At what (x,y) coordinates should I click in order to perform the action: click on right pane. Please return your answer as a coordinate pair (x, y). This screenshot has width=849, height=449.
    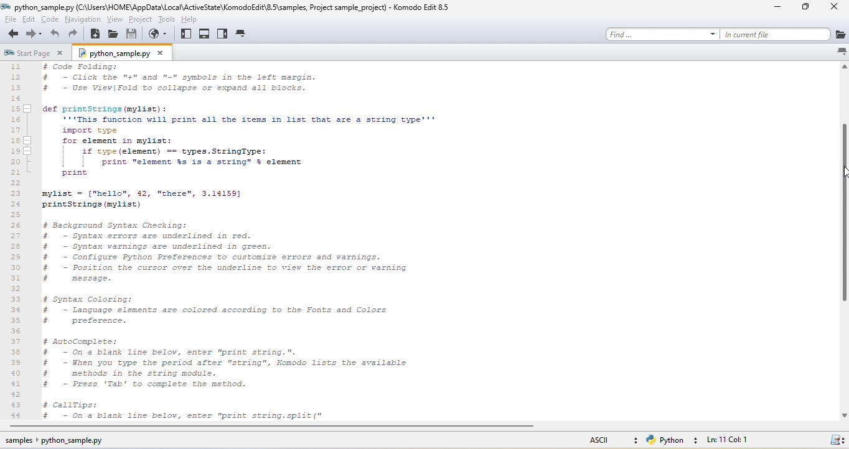
    Looking at the image, I should click on (223, 34).